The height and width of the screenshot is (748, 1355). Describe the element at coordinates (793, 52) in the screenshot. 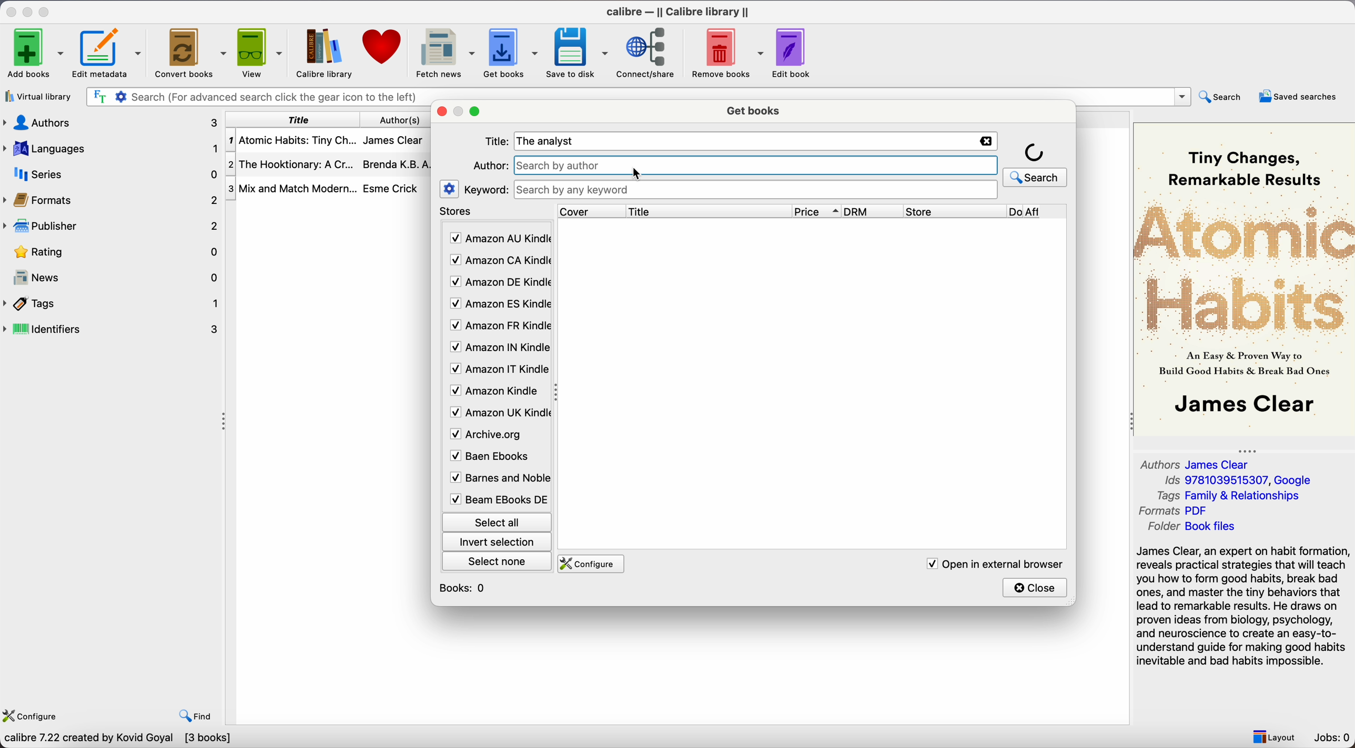

I see `edit book` at that location.